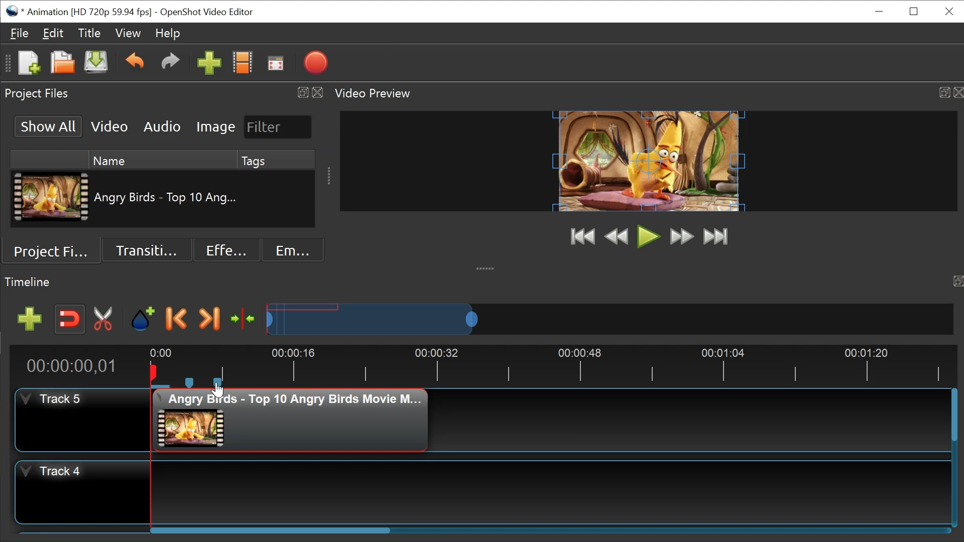 The height and width of the screenshot is (542, 964). Describe the element at coordinates (103, 320) in the screenshot. I see `Razor` at that location.